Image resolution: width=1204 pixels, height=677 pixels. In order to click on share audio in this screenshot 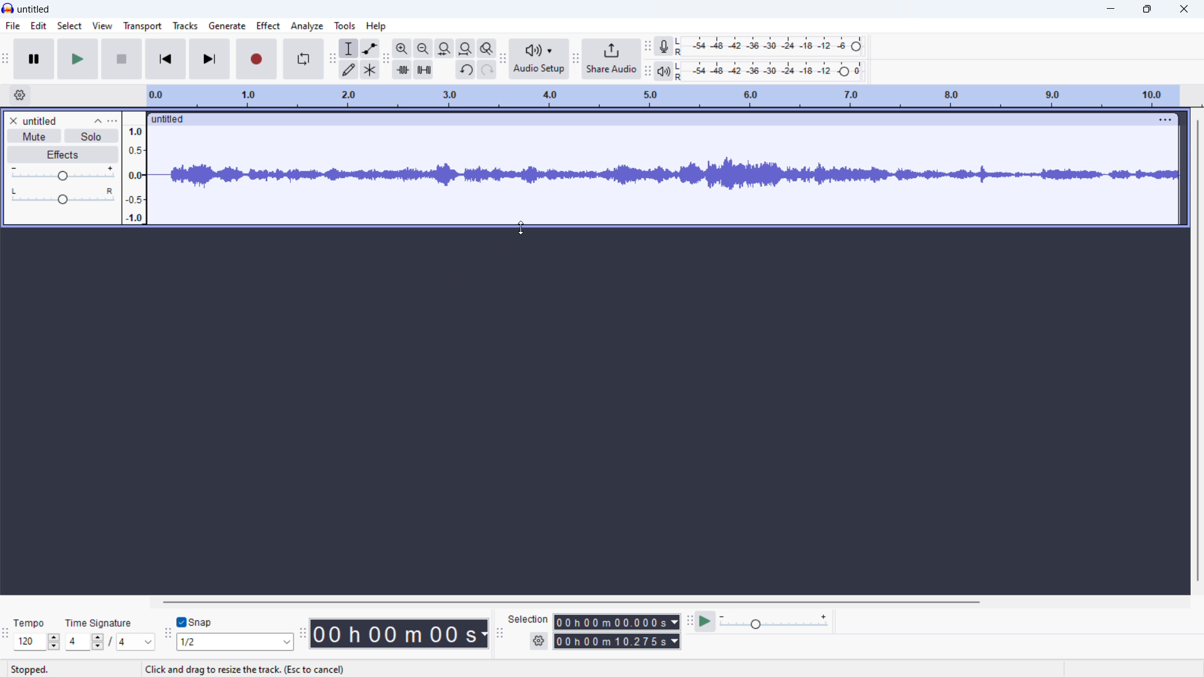, I will do `click(611, 59)`.